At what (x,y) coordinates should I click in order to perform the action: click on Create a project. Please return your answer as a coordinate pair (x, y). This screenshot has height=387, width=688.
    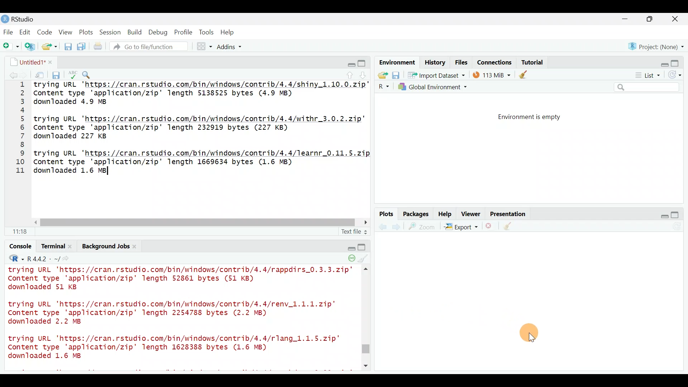
    Looking at the image, I should click on (31, 47).